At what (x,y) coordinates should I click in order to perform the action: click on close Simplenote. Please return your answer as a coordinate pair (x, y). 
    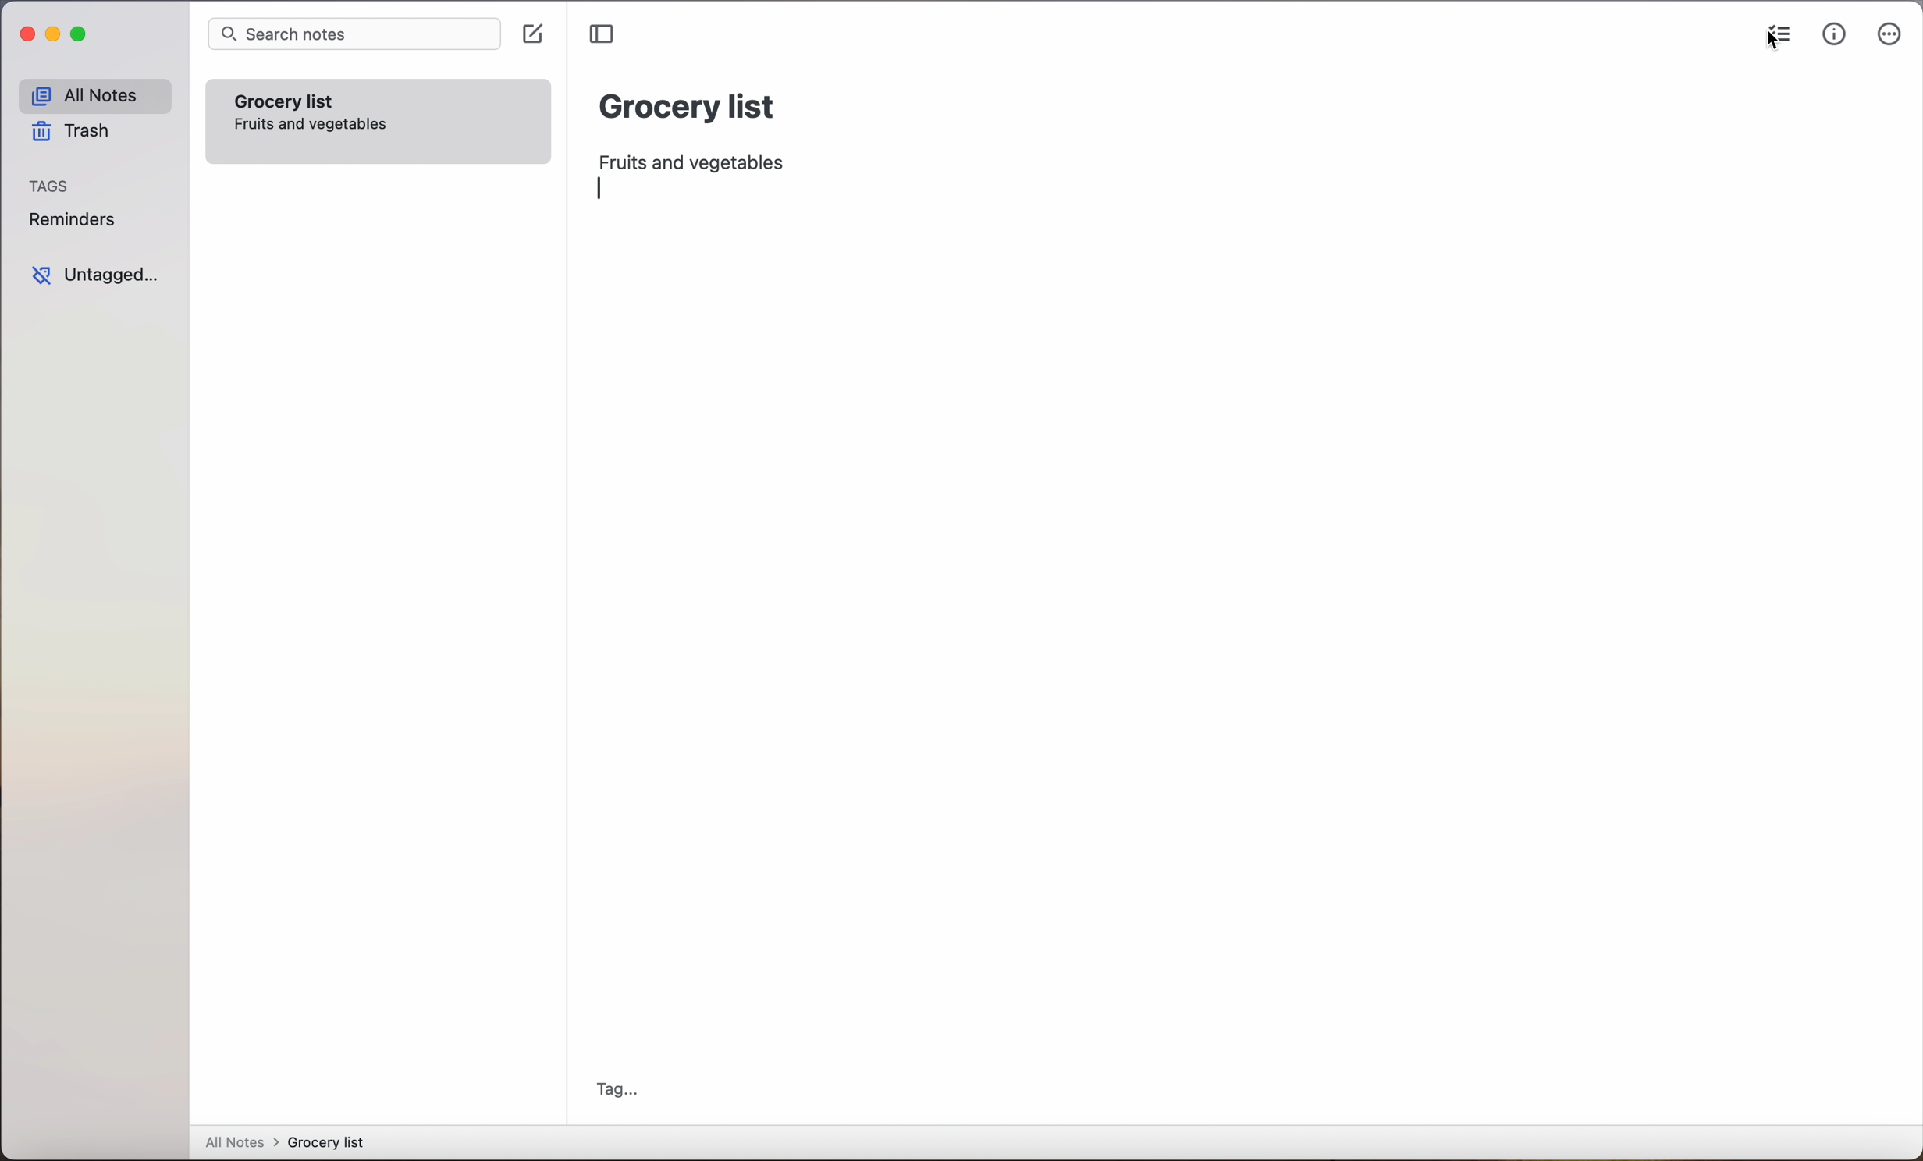
    Looking at the image, I should click on (27, 35).